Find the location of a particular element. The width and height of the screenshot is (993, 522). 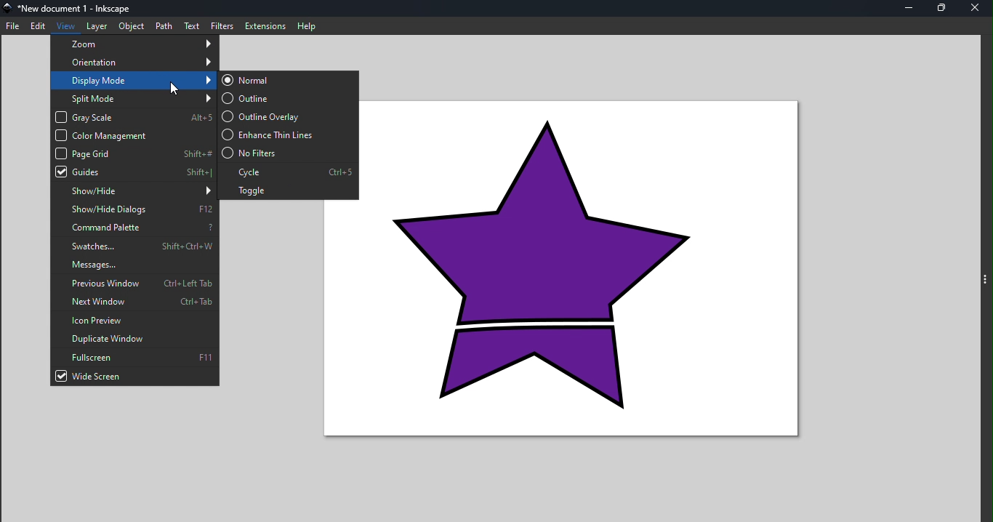

Layer is located at coordinates (96, 26).